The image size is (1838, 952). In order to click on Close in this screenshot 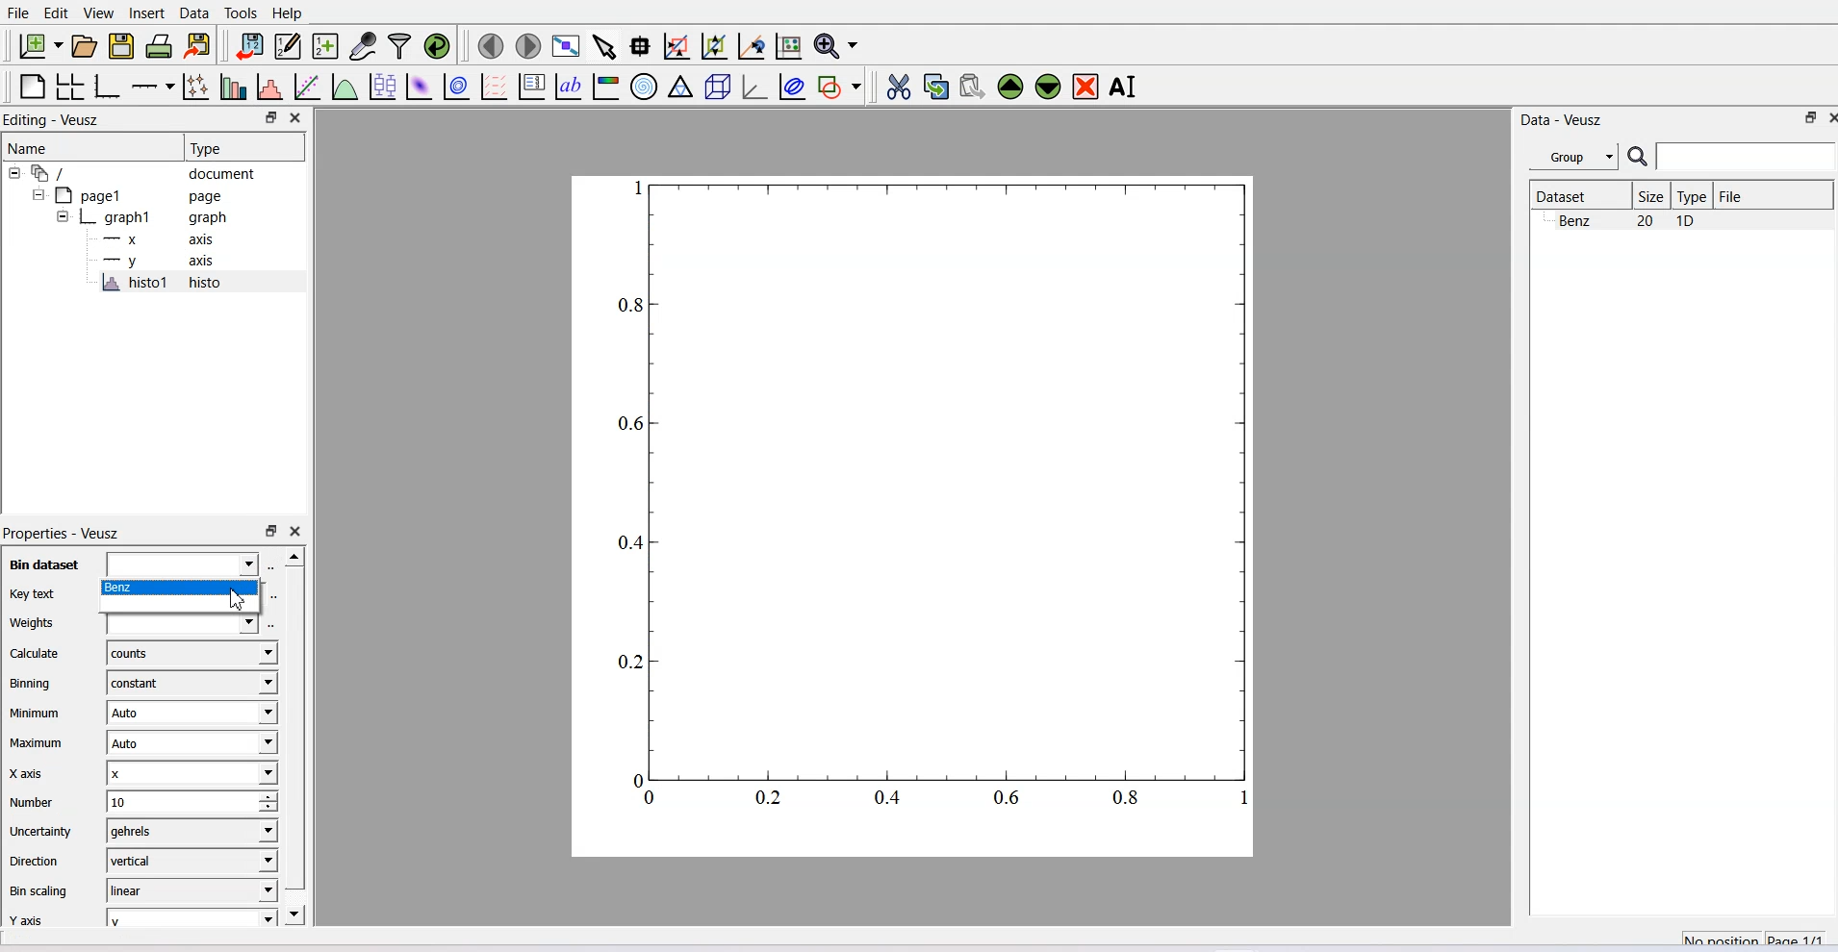, I will do `click(296, 532)`.